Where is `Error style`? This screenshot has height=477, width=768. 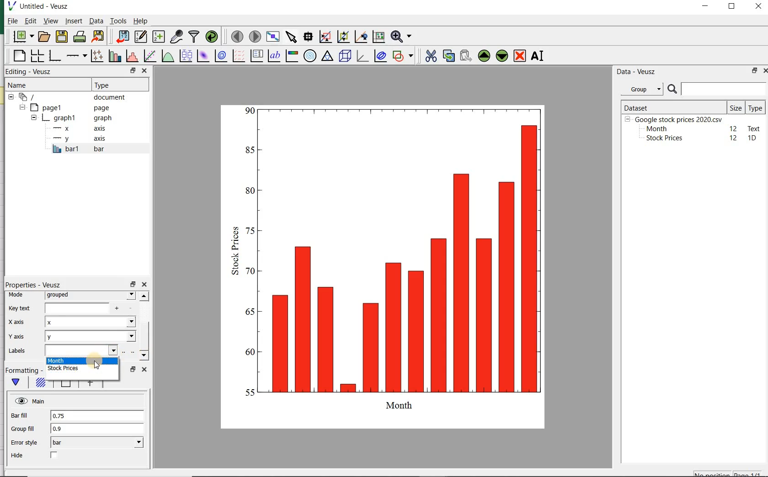
Error style is located at coordinates (24, 442).